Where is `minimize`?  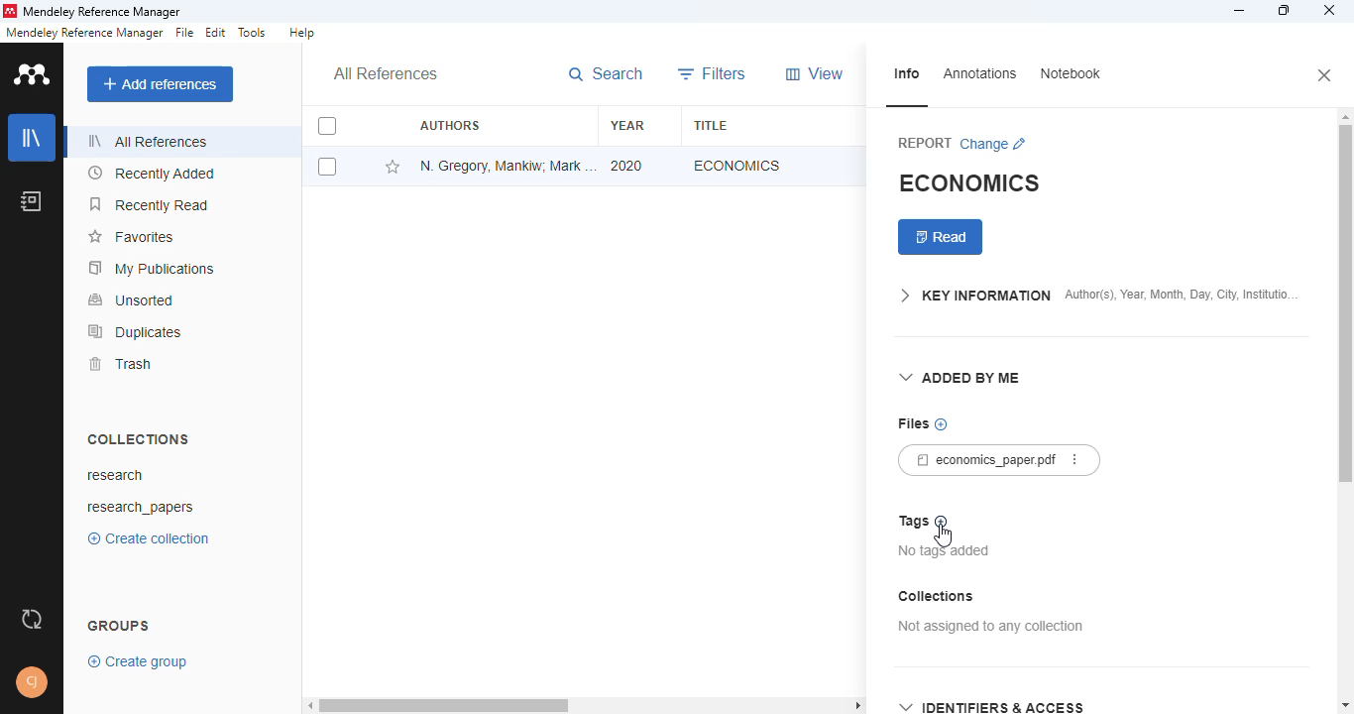
minimize is located at coordinates (1241, 10).